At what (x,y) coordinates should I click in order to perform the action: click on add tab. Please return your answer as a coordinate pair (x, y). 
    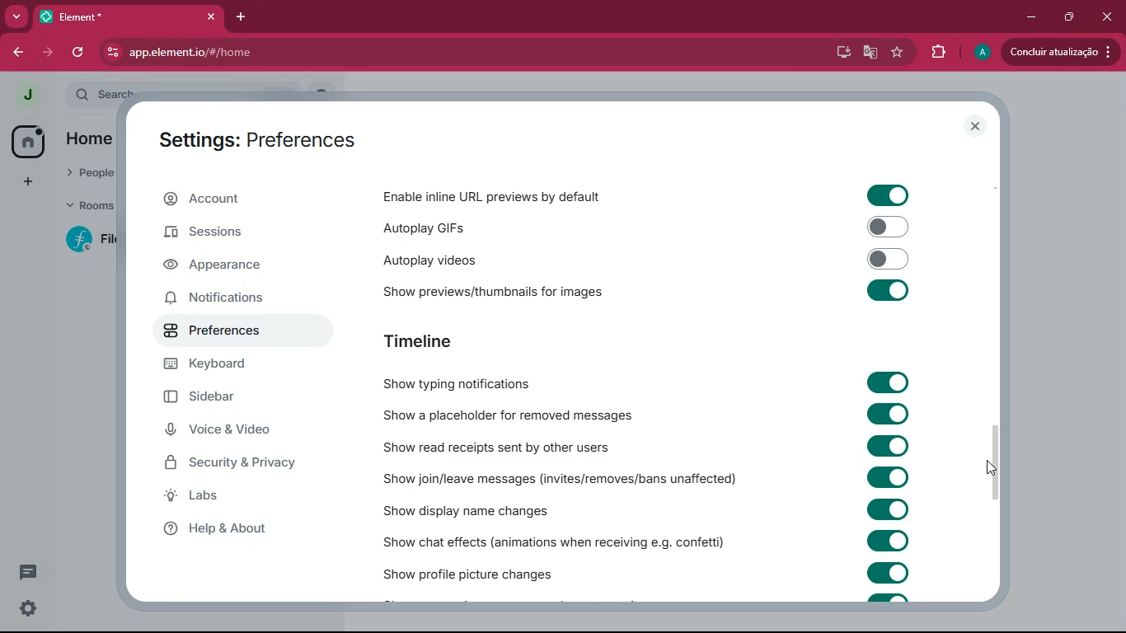
    Looking at the image, I should click on (242, 16).